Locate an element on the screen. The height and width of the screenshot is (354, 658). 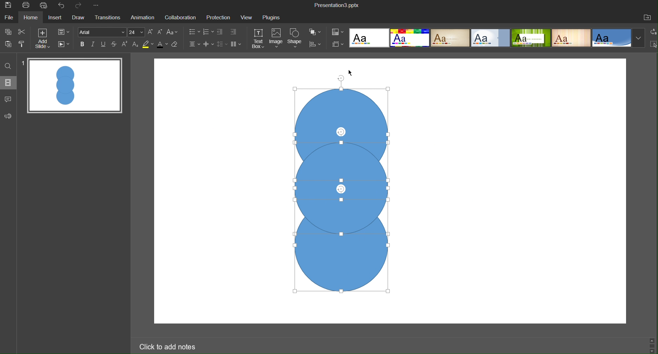
Slide is located at coordinates (8, 84).